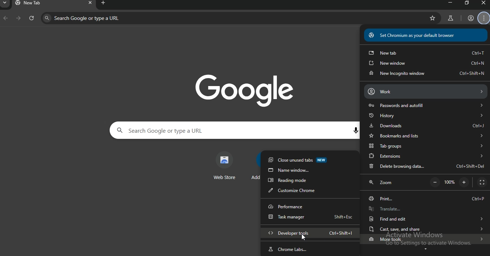  Describe the element at coordinates (310, 171) in the screenshot. I see `name window` at that location.